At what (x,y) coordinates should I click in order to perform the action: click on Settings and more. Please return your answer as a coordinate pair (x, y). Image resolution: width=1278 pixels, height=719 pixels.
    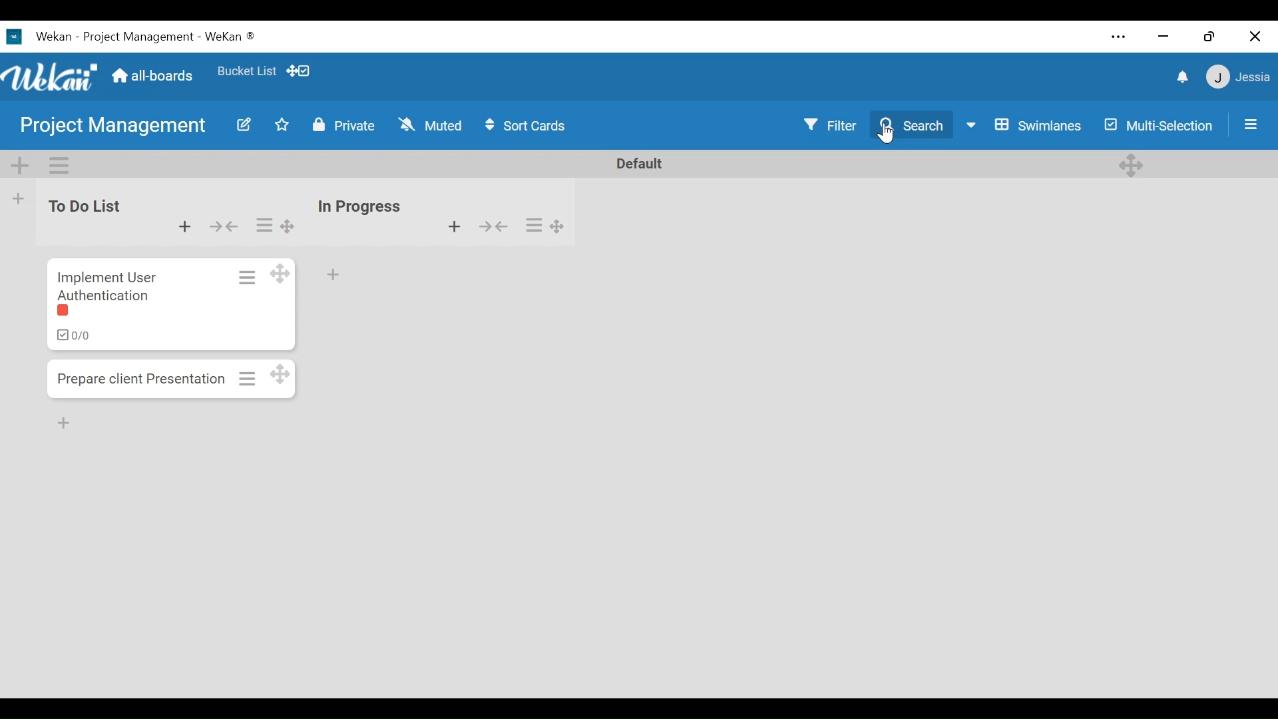
    Looking at the image, I should click on (1119, 38).